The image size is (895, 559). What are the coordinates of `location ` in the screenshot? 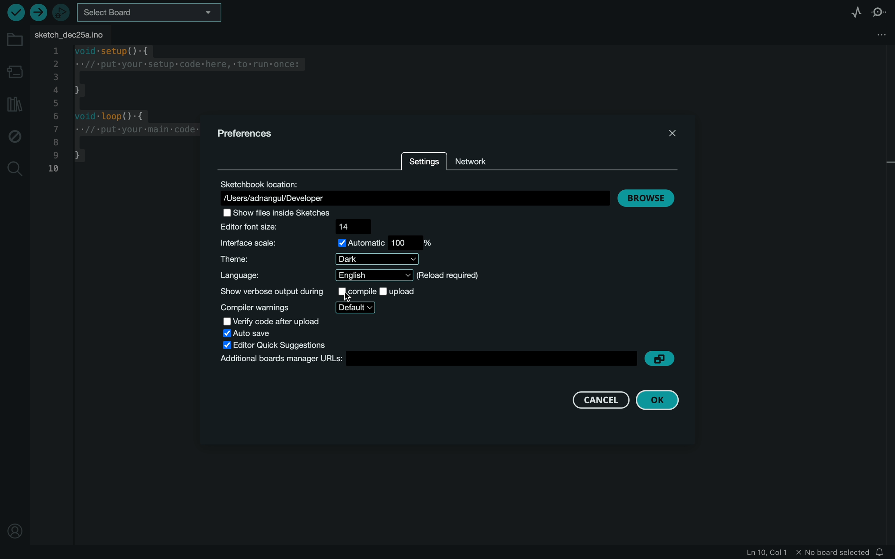 It's located at (415, 190).